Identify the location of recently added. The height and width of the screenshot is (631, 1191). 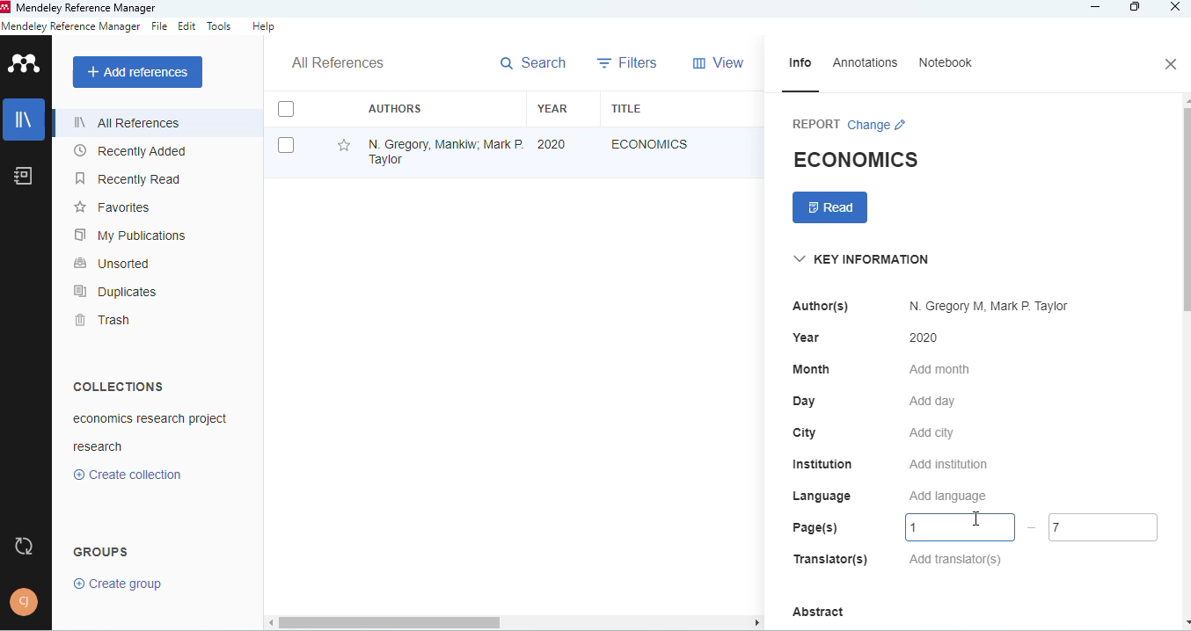
(128, 151).